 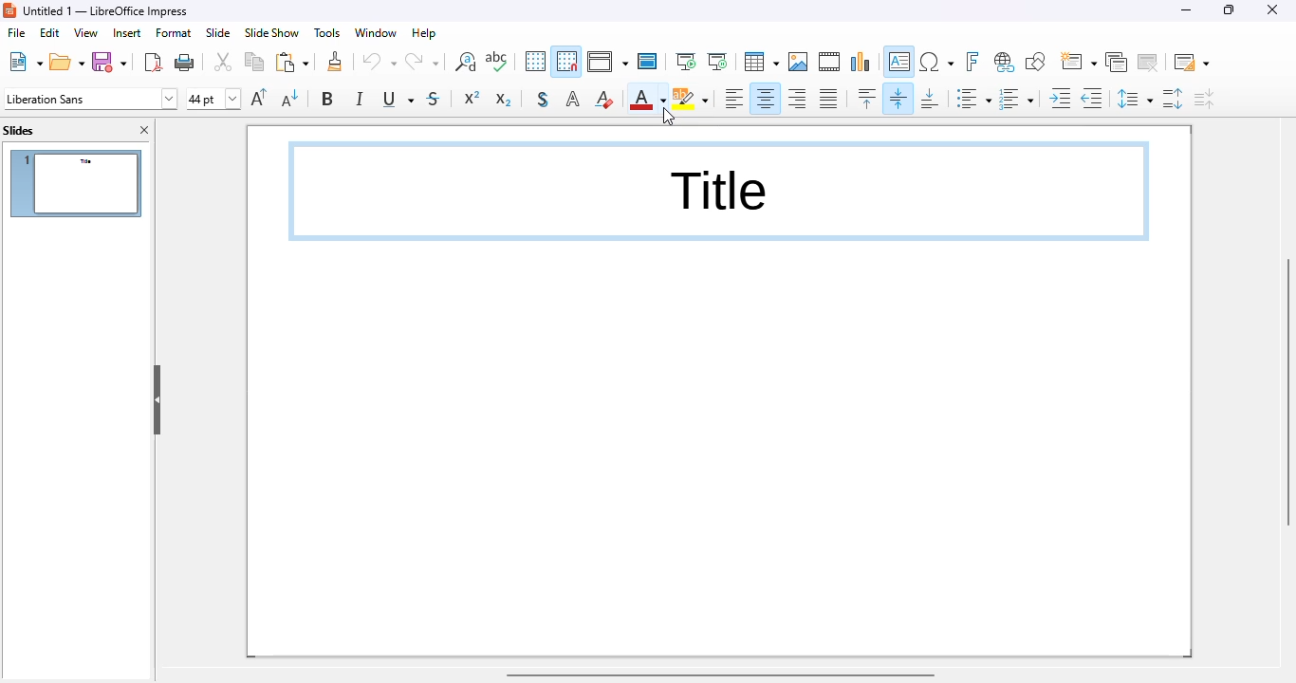 I want to click on align top, so click(x=867, y=98).